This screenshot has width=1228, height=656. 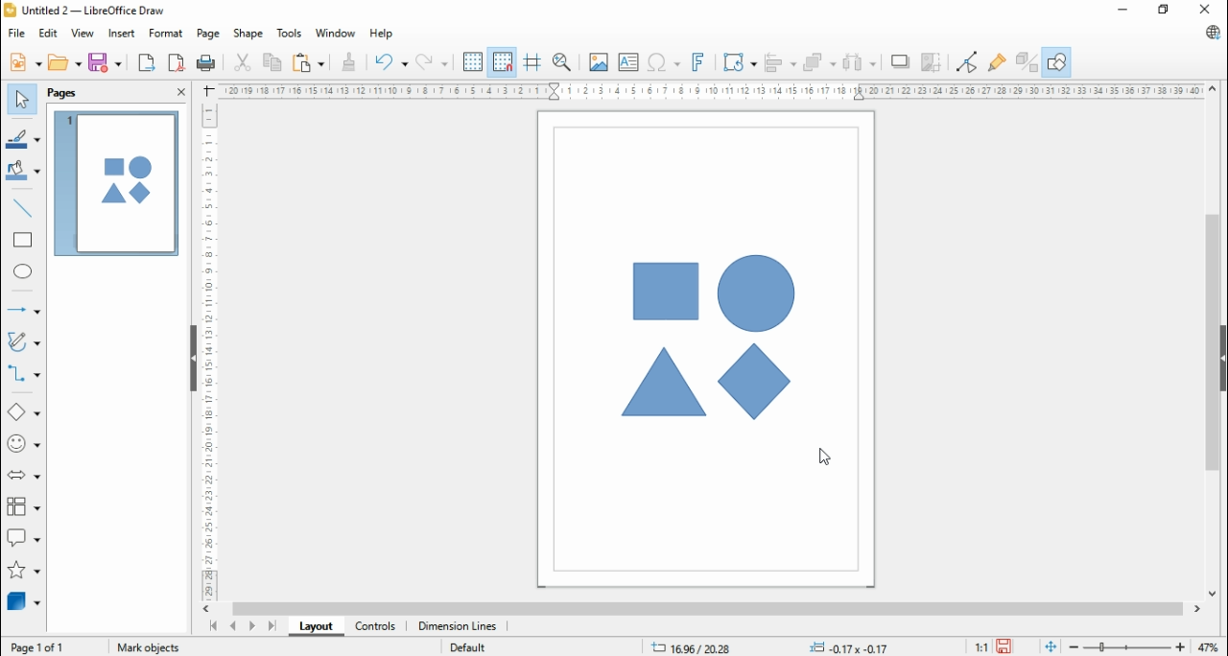 What do you see at coordinates (26, 62) in the screenshot?
I see `new` at bounding box center [26, 62].